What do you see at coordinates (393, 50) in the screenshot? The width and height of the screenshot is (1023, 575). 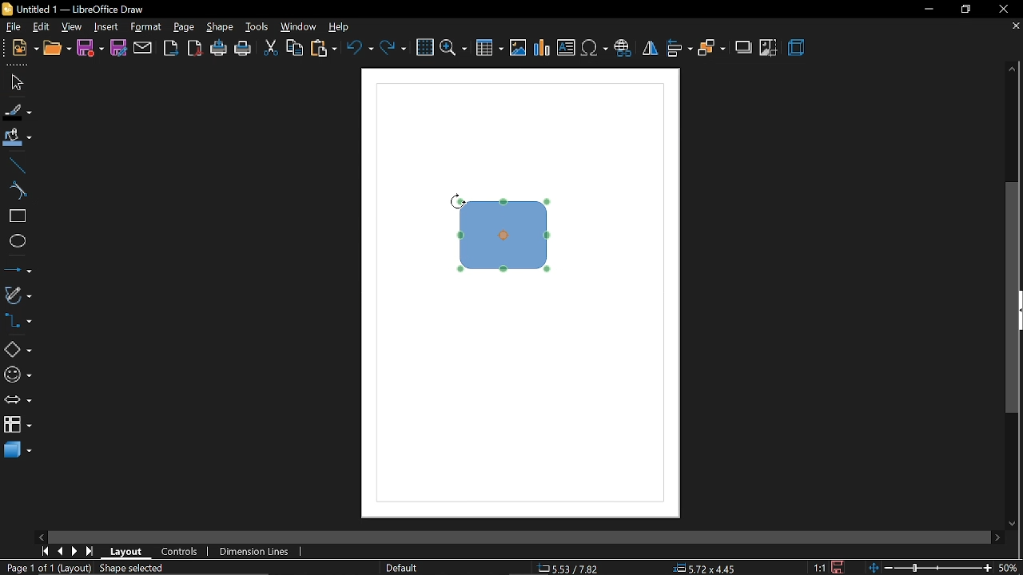 I see `redo` at bounding box center [393, 50].